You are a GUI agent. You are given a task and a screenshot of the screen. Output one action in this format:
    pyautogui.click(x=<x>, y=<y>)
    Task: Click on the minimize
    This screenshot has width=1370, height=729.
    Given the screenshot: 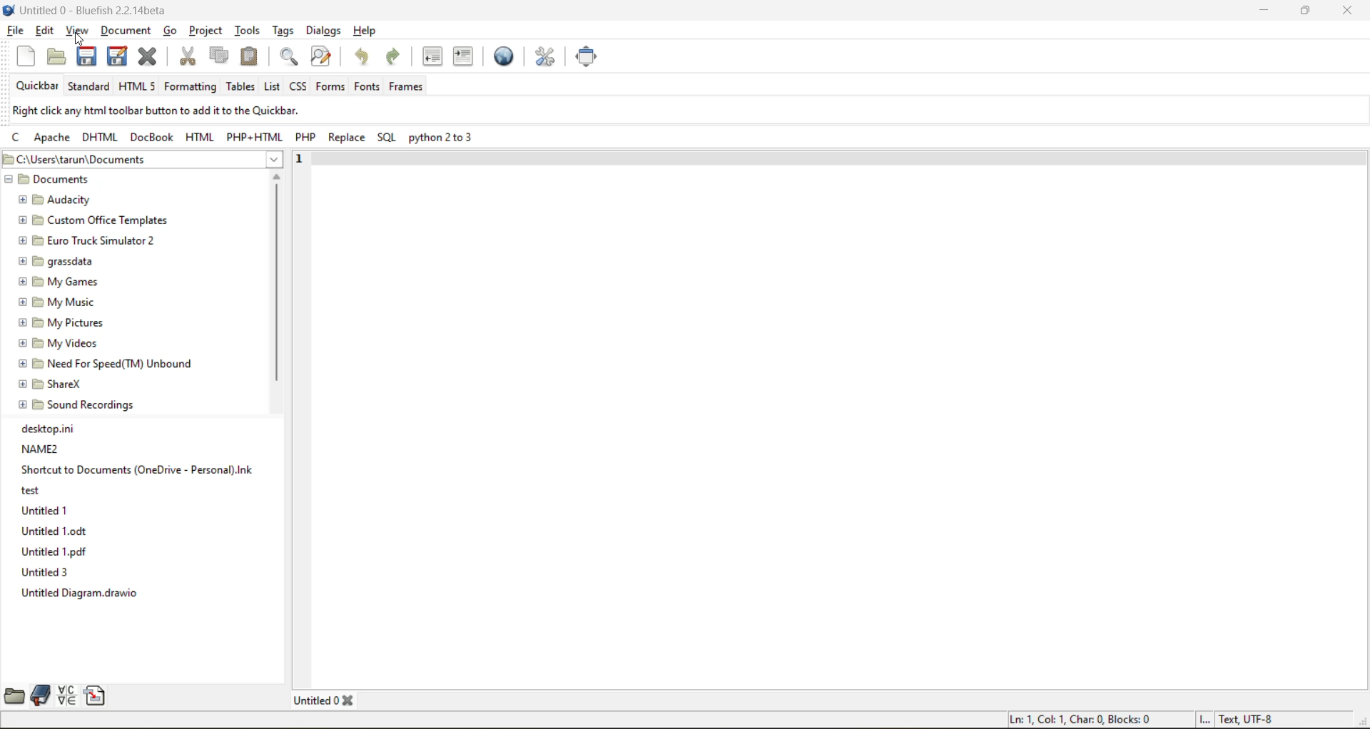 What is the action you would take?
    pyautogui.click(x=1270, y=13)
    